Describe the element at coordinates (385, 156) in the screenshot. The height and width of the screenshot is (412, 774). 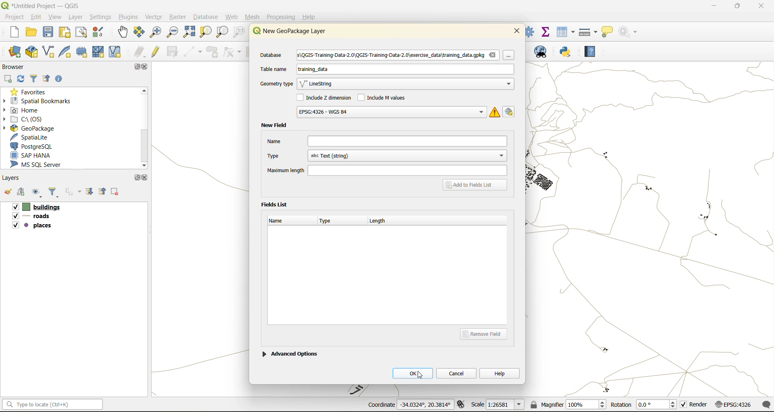
I see `type(text string)` at that location.